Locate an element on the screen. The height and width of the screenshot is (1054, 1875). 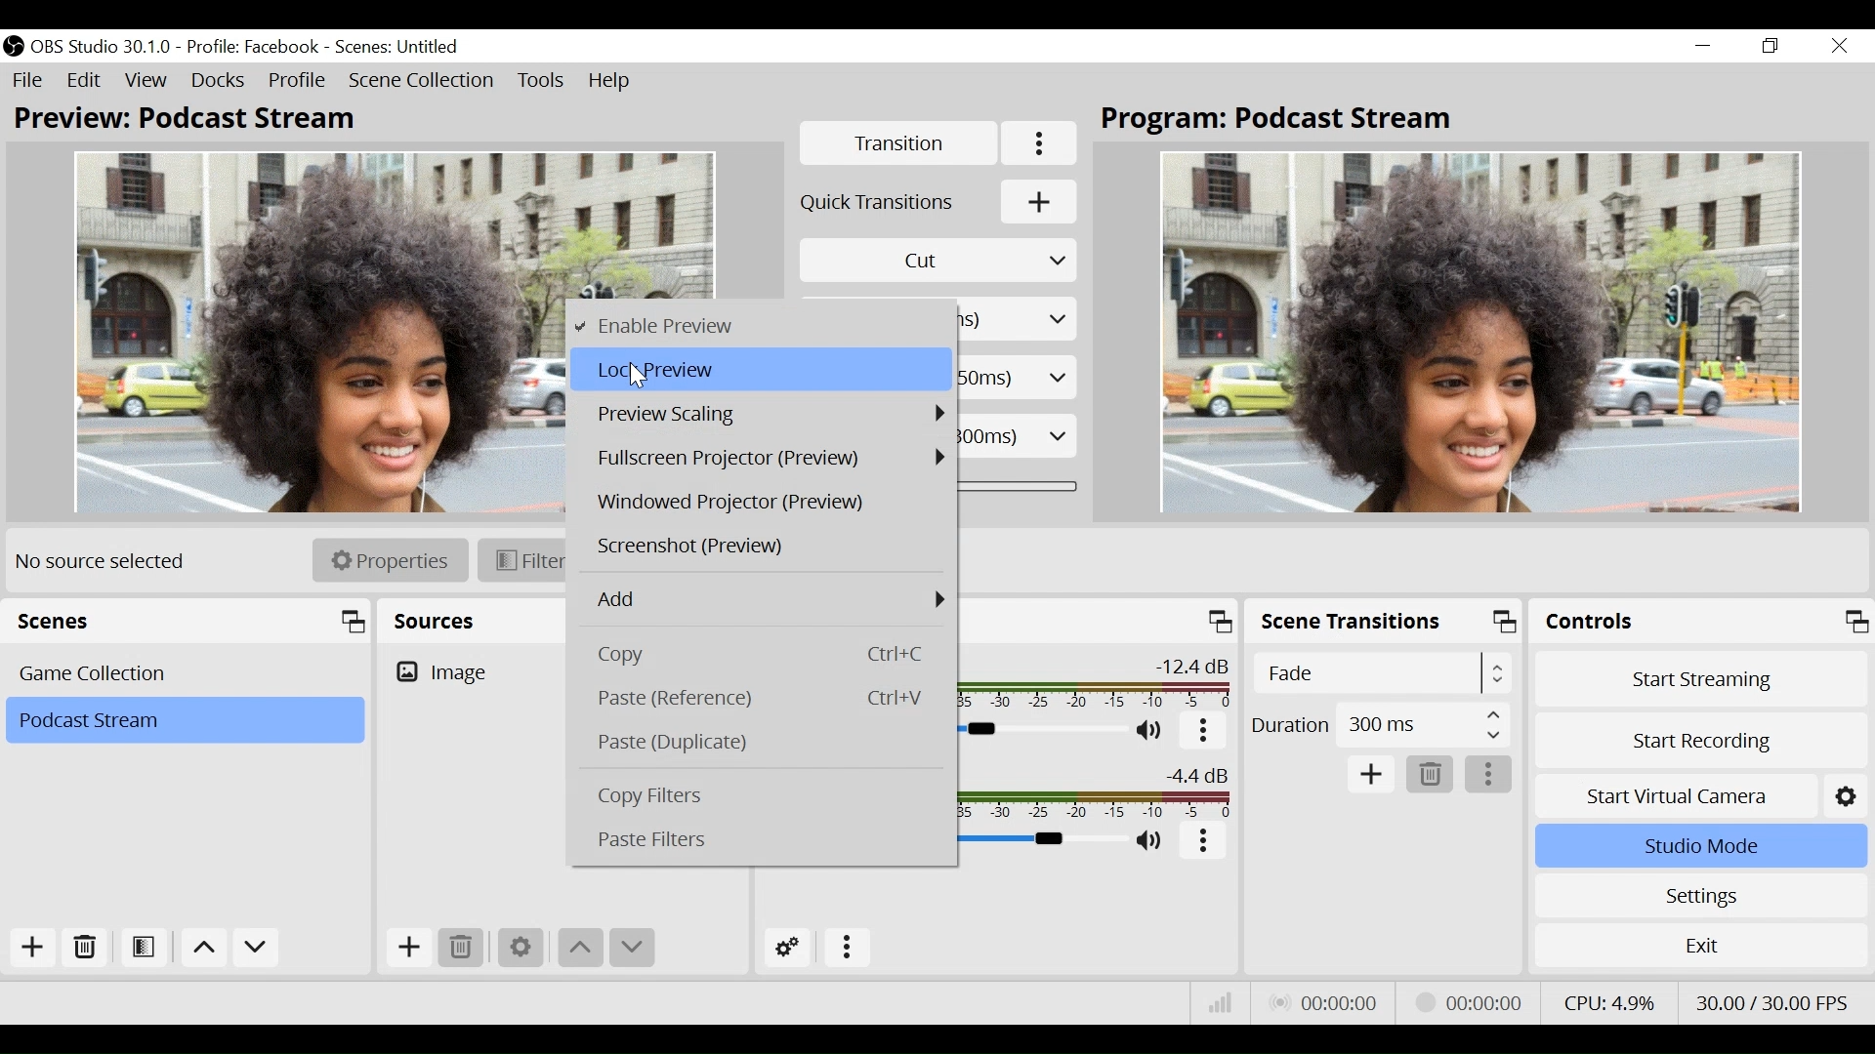
Paste Filters is located at coordinates (771, 840).